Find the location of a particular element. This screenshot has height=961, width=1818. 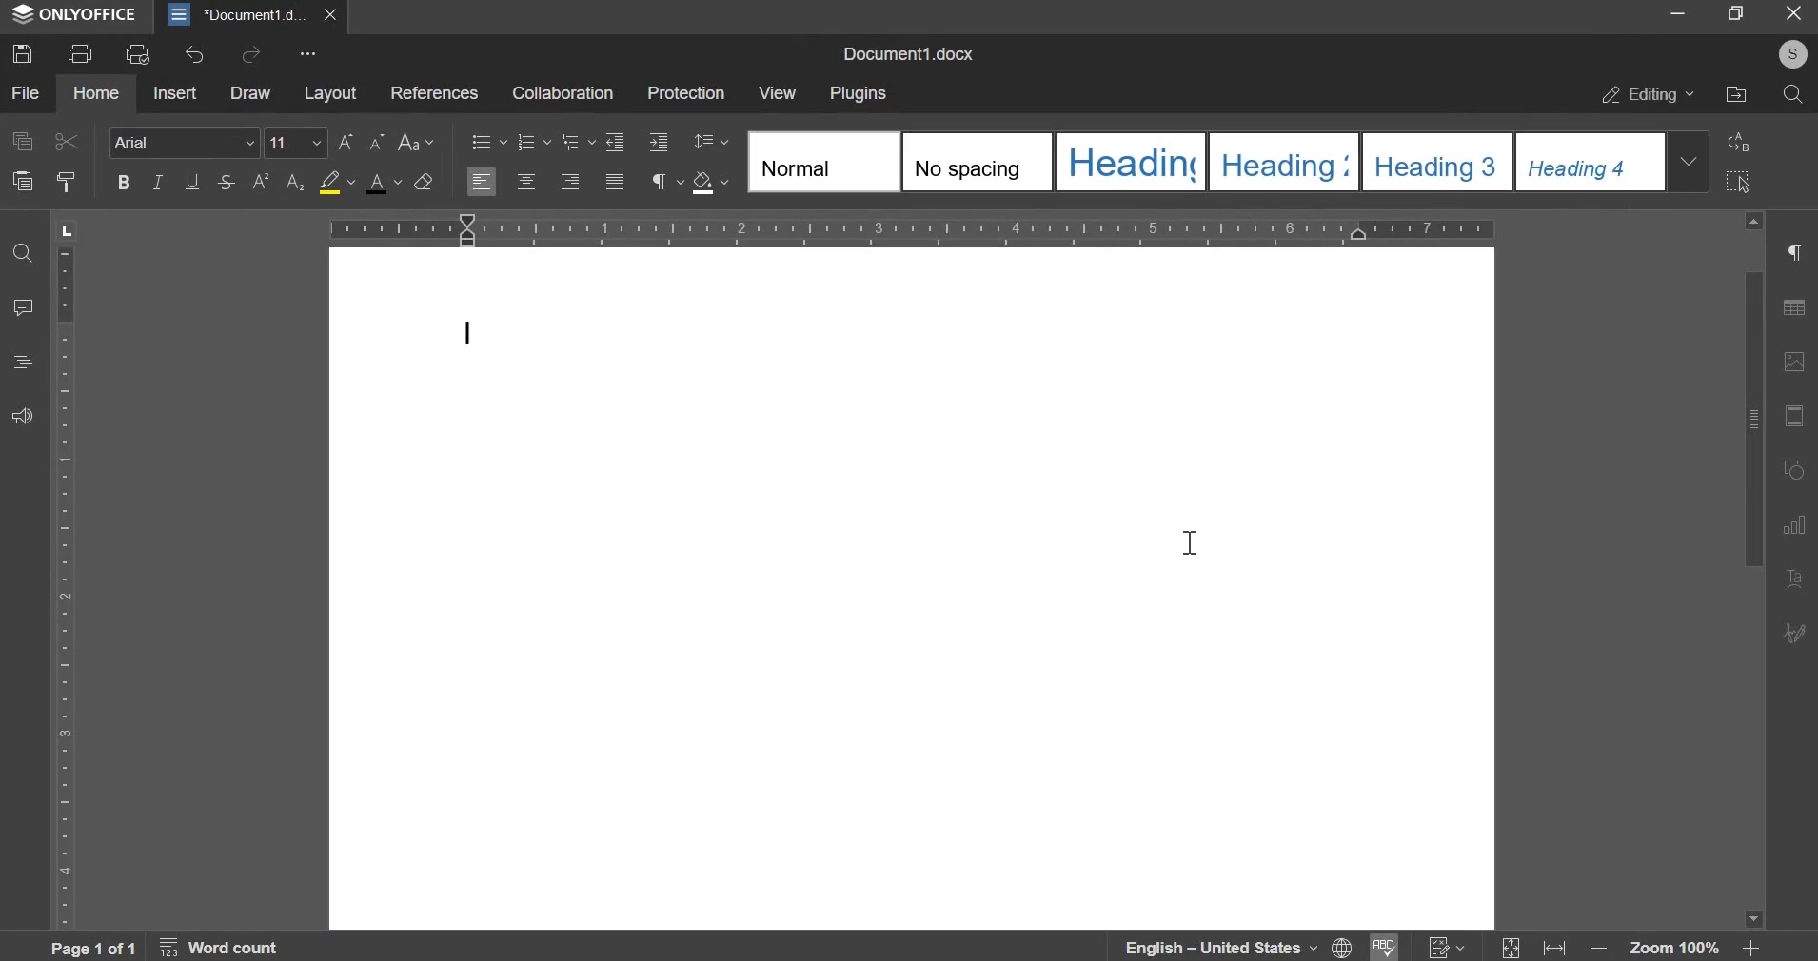

Spelling checker is located at coordinates (1383, 947).